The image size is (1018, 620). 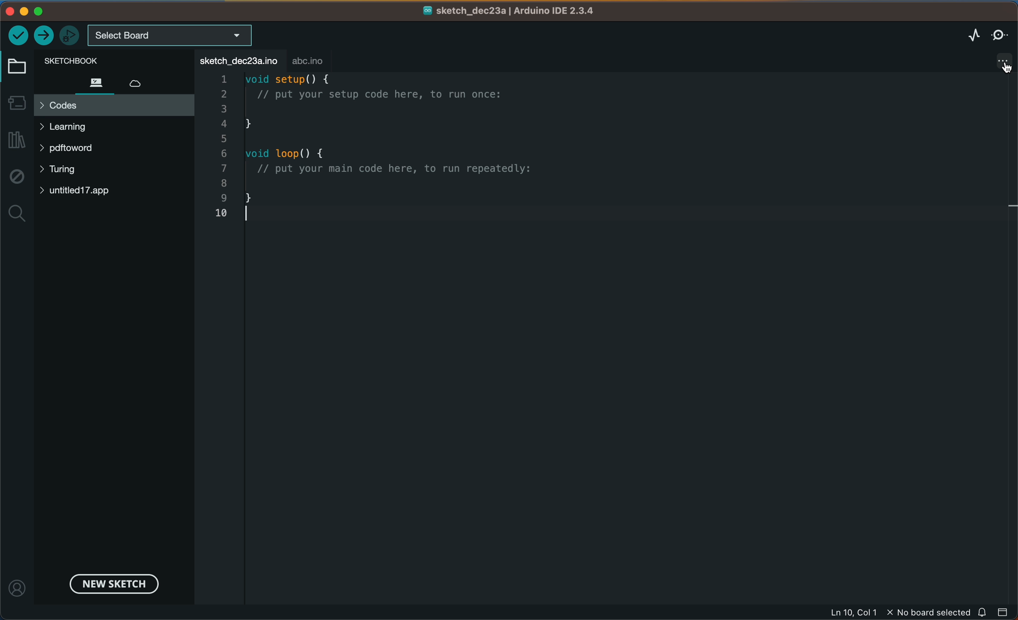 What do you see at coordinates (15, 103) in the screenshot?
I see `board manager` at bounding box center [15, 103].